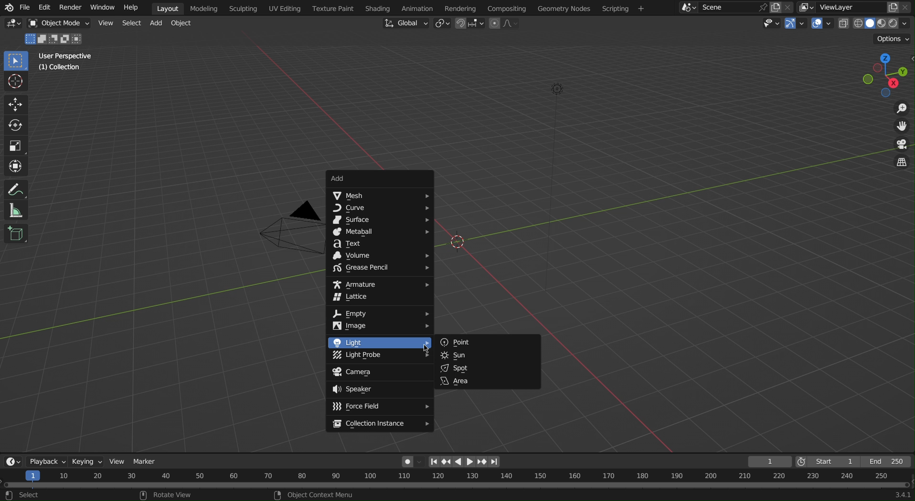 This screenshot has height=501, width=915. Describe the element at coordinates (900, 164) in the screenshot. I see `Toggle View` at that location.